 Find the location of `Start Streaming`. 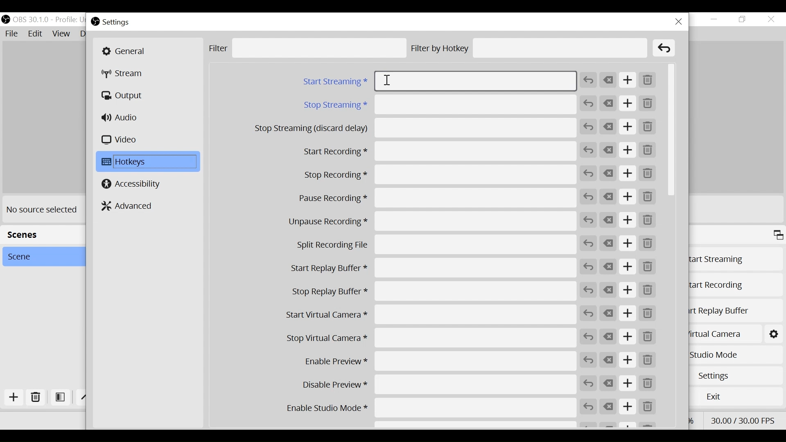

Start Streaming is located at coordinates (732, 258).